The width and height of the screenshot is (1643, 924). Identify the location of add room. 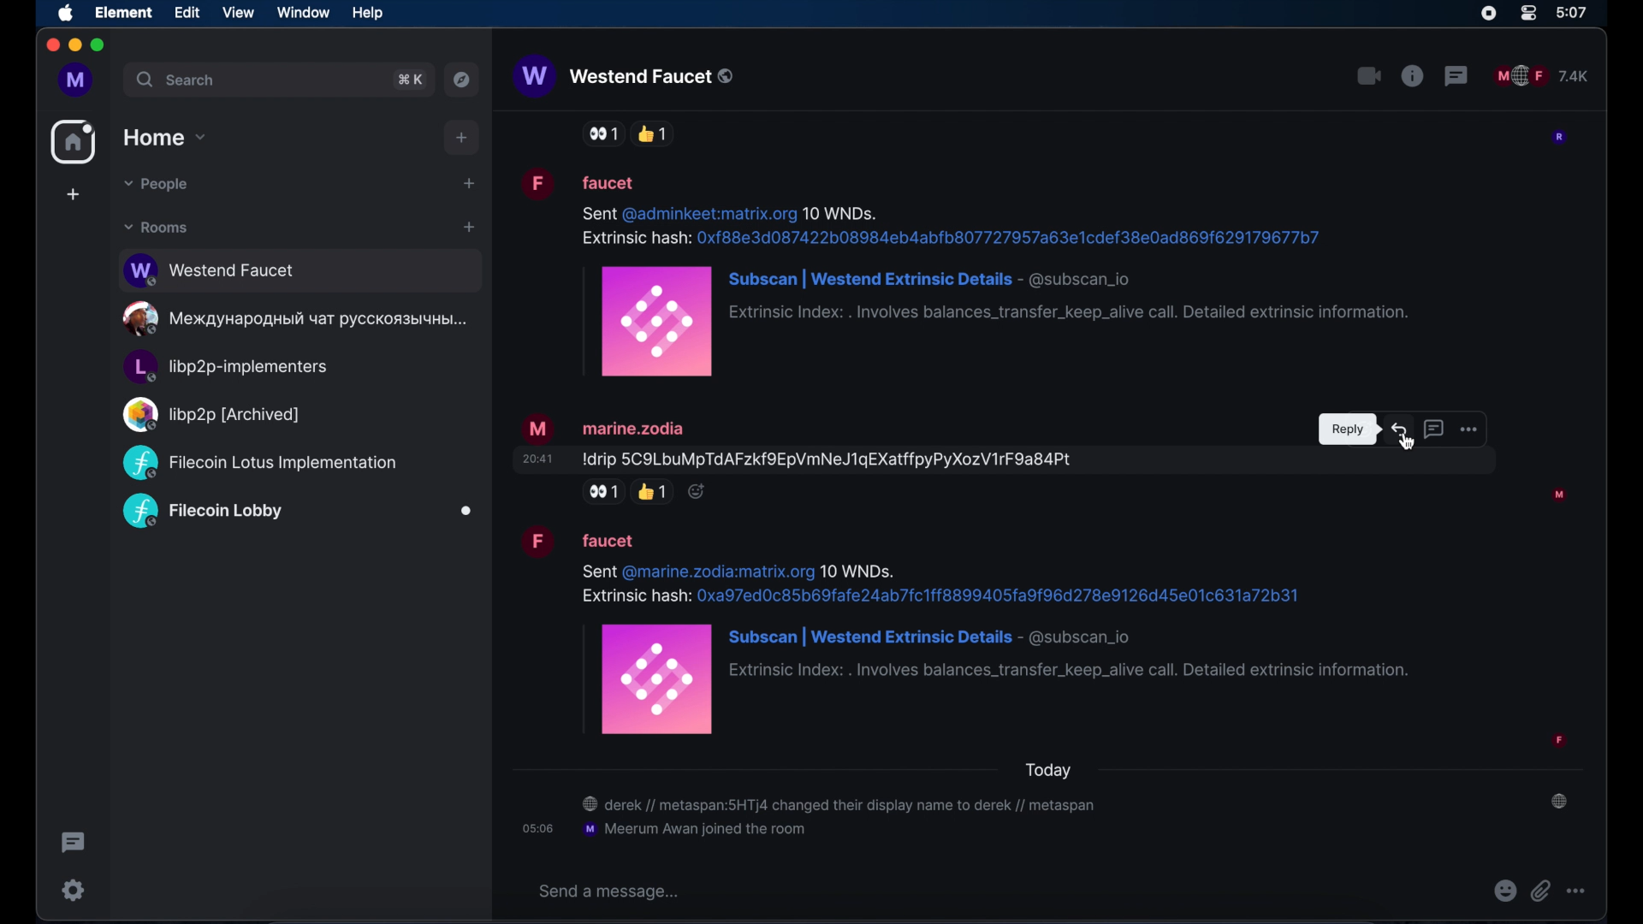
(469, 228).